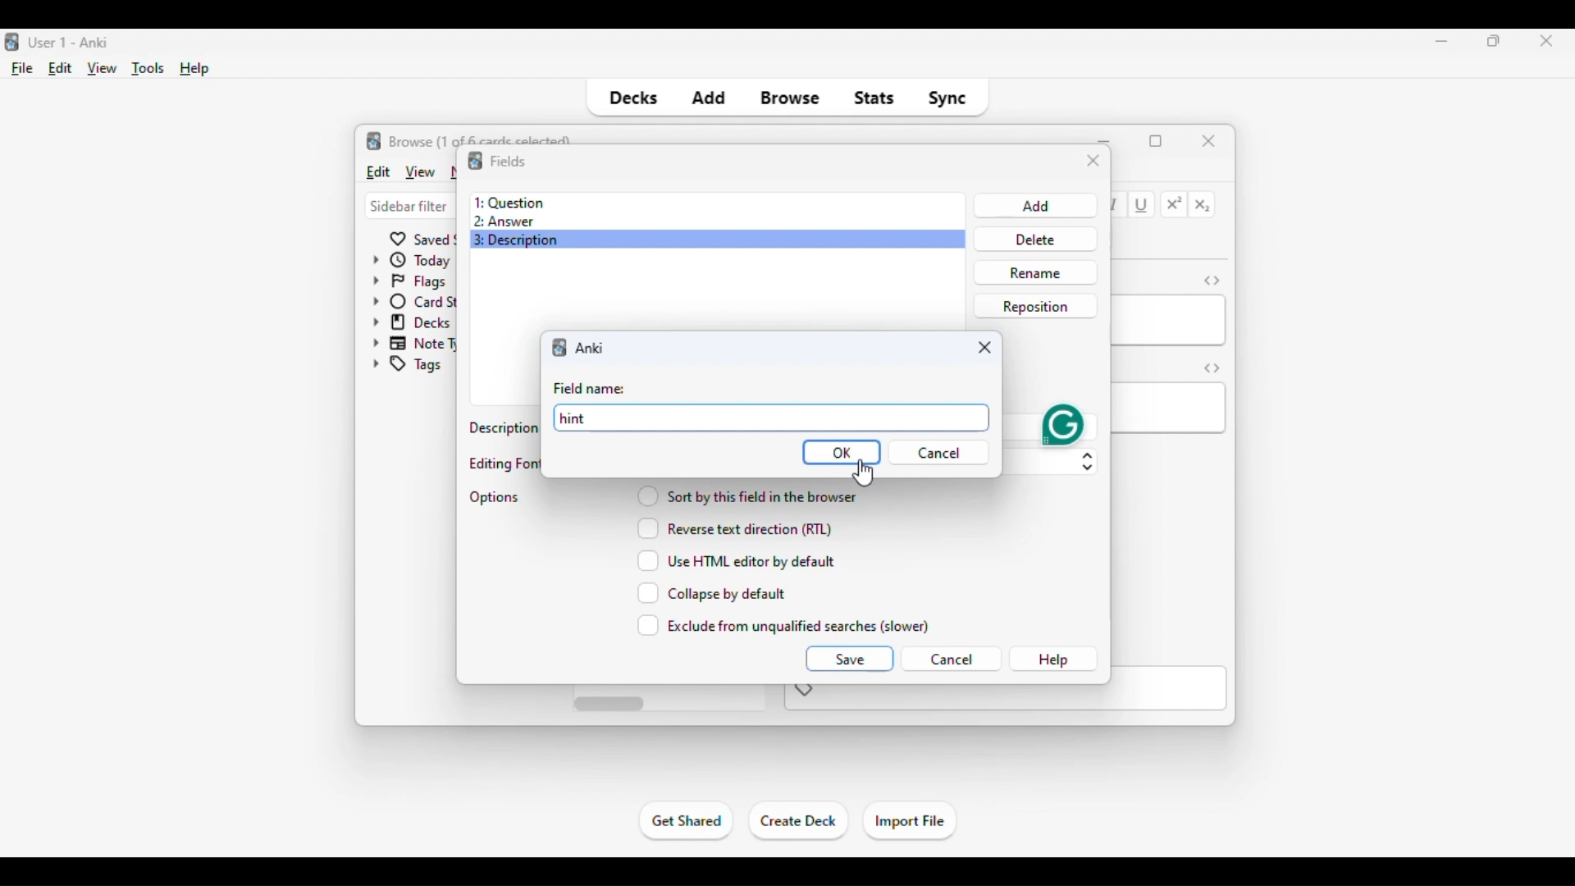 The height and width of the screenshot is (886, 1575). I want to click on 3: Description, so click(523, 242).